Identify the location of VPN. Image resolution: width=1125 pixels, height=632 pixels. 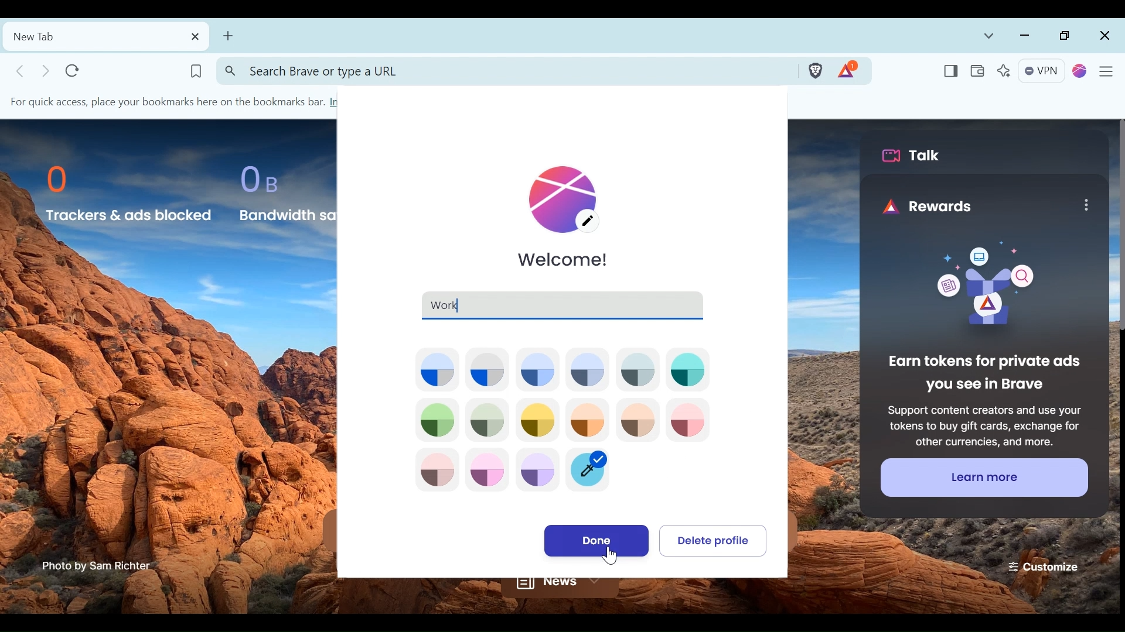
(1042, 72).